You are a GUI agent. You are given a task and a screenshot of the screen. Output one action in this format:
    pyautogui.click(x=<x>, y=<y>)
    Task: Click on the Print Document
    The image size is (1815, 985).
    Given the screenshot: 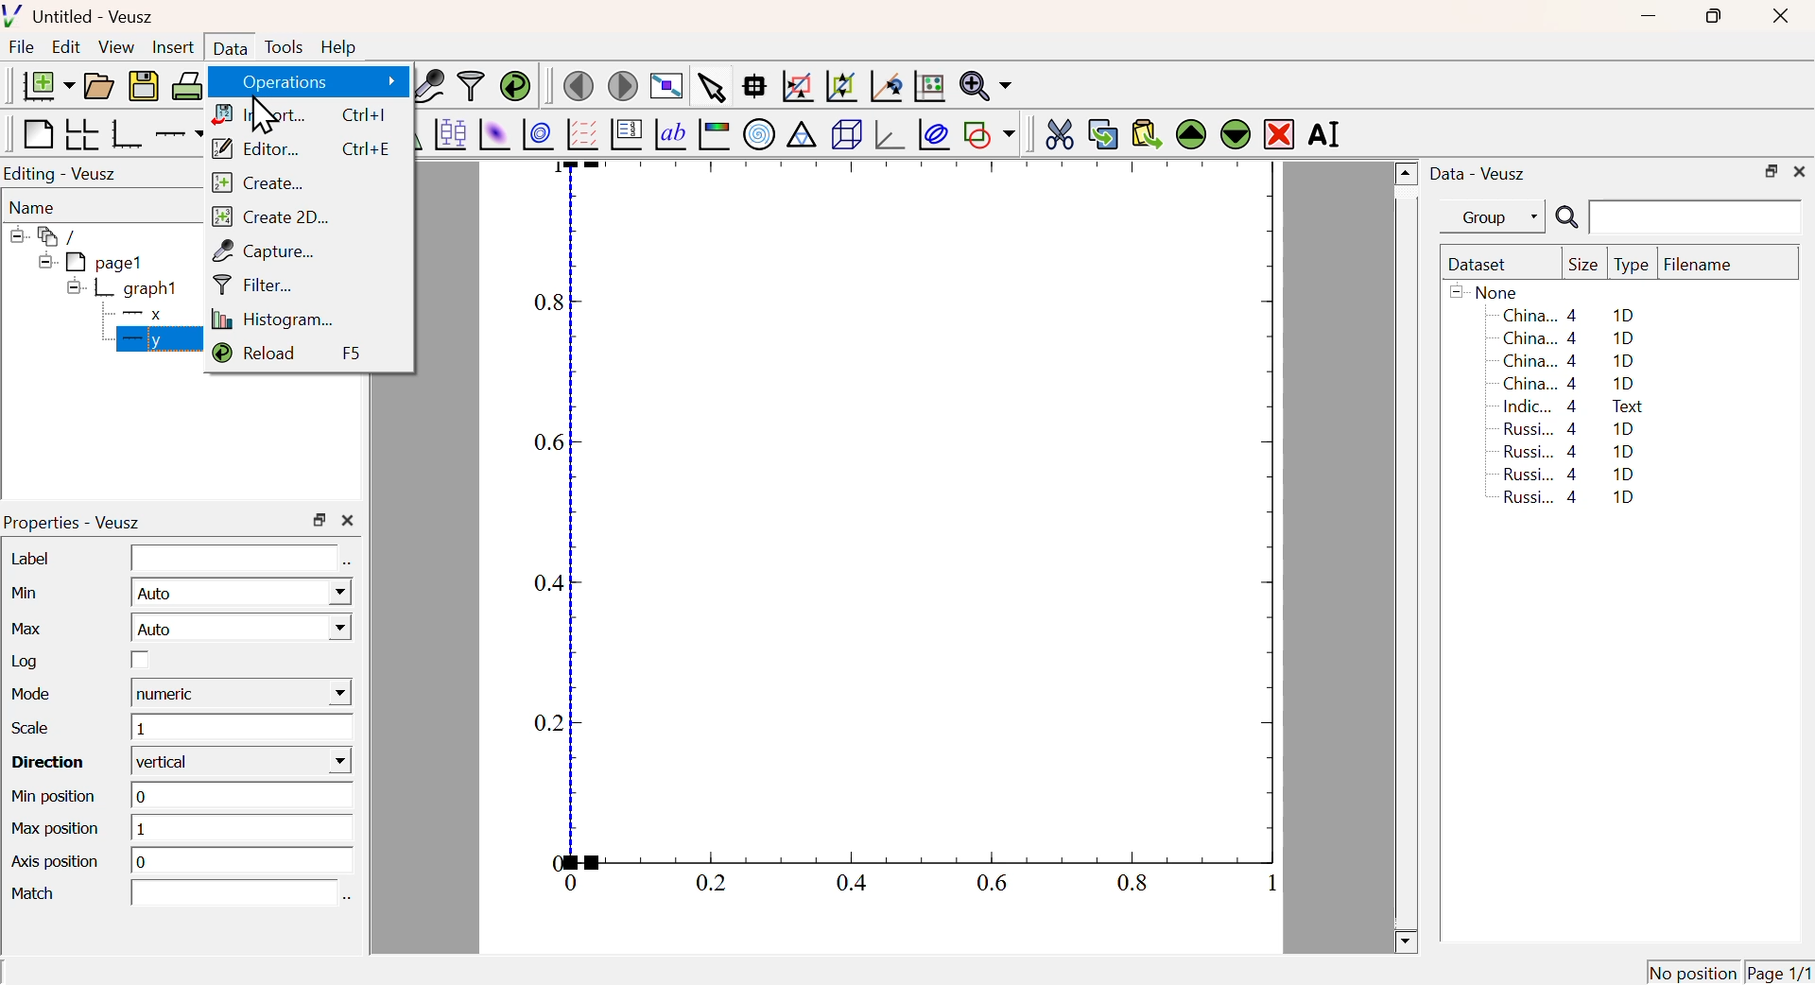 What is the action you would take?
    pyautogui.click(x=186, y=85)
    